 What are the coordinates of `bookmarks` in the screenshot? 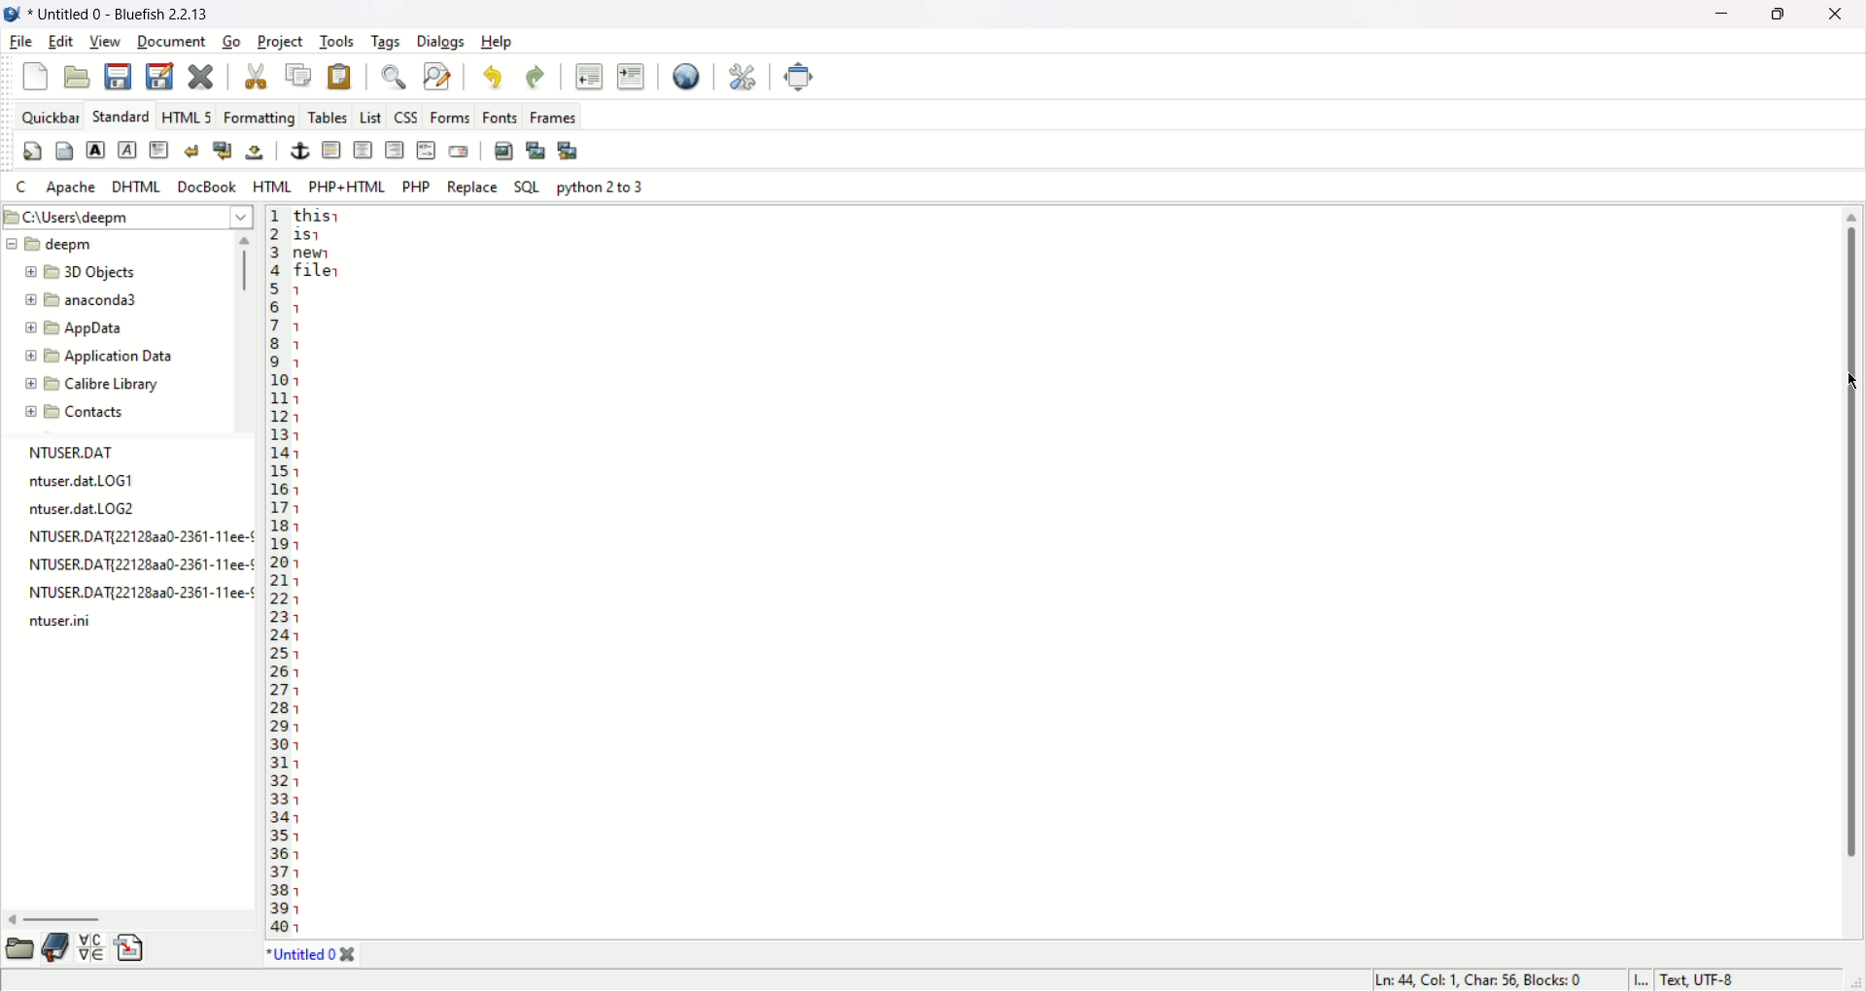 It's located at (56, 946).